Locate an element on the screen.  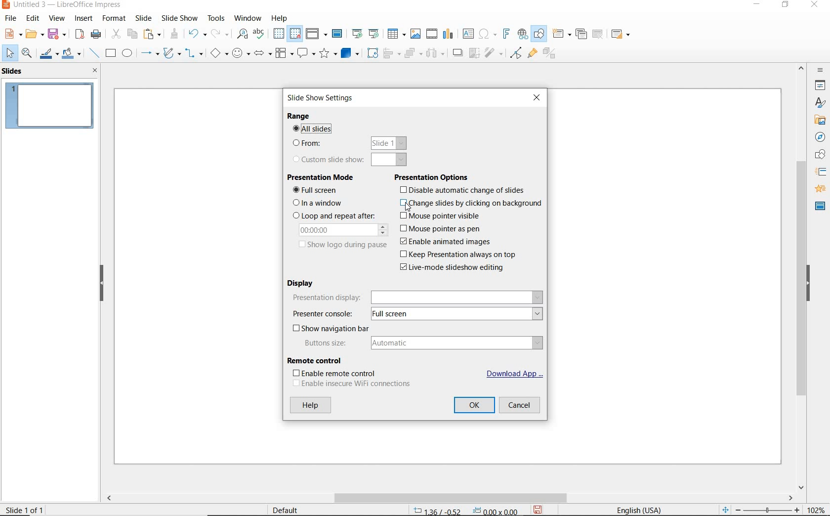
INSERT LINE is located at coordinates (94, 53).